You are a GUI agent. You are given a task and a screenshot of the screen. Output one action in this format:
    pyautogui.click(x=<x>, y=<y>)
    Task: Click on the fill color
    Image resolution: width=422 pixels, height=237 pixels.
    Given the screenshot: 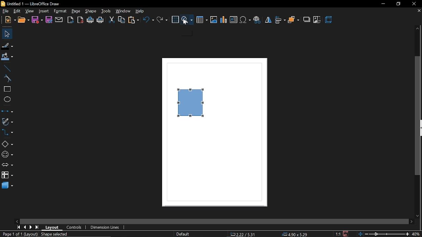 What is the action you would take?
    pyautogui.click(x=7, y=56)
    